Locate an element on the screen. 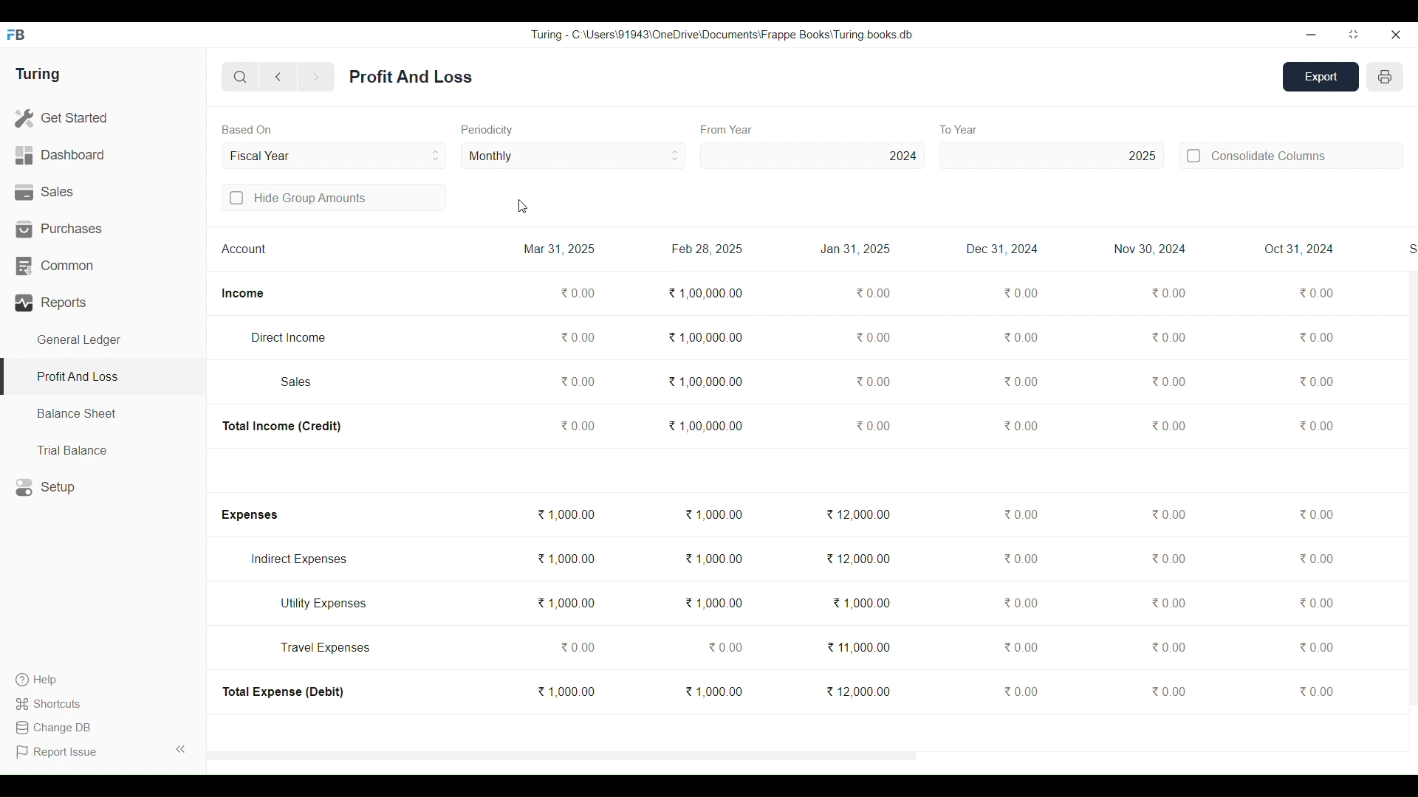 The width and height of the screenshot is (1418, 797). 0.00 is located at coordinates (1168, 603).